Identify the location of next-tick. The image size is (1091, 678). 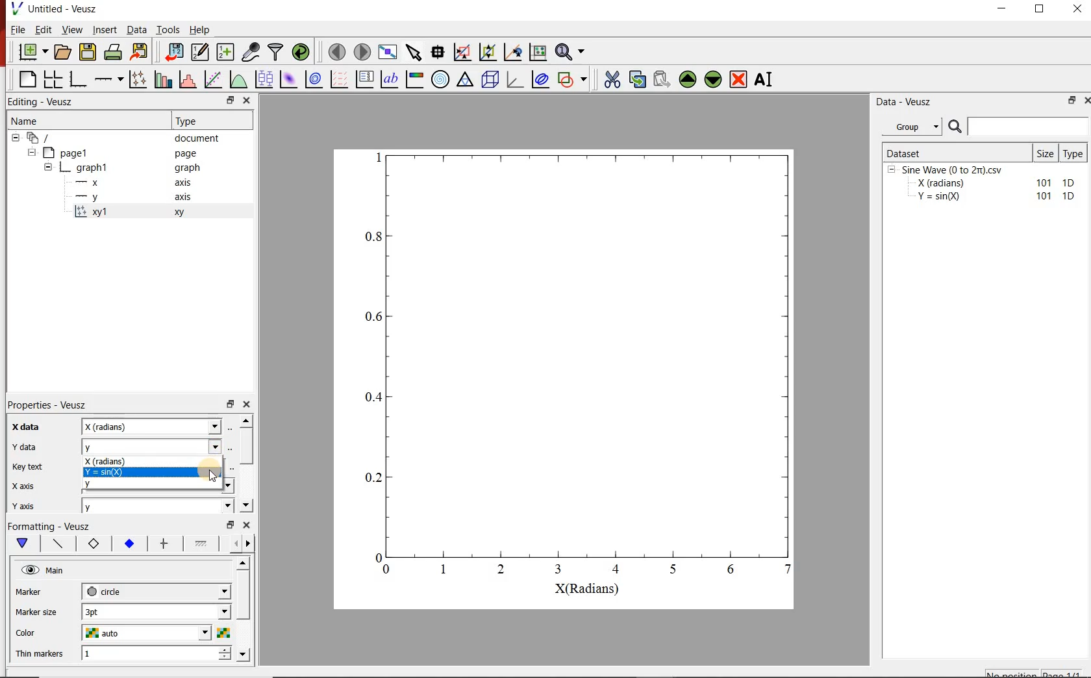
(156, 590).